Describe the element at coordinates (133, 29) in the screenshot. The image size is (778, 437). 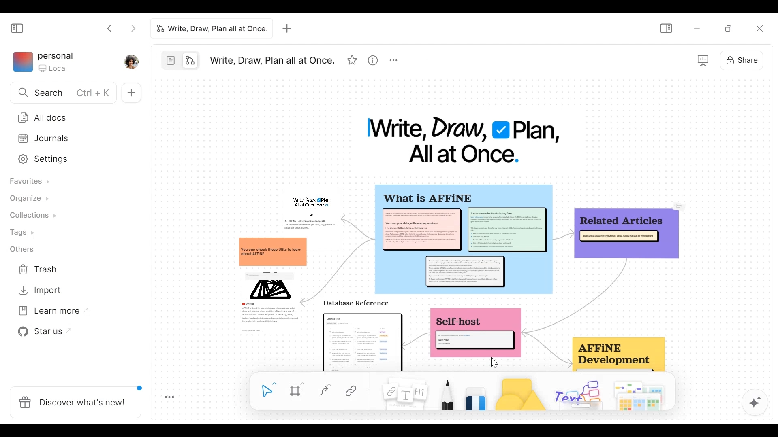
I see `Go forward` at that location.